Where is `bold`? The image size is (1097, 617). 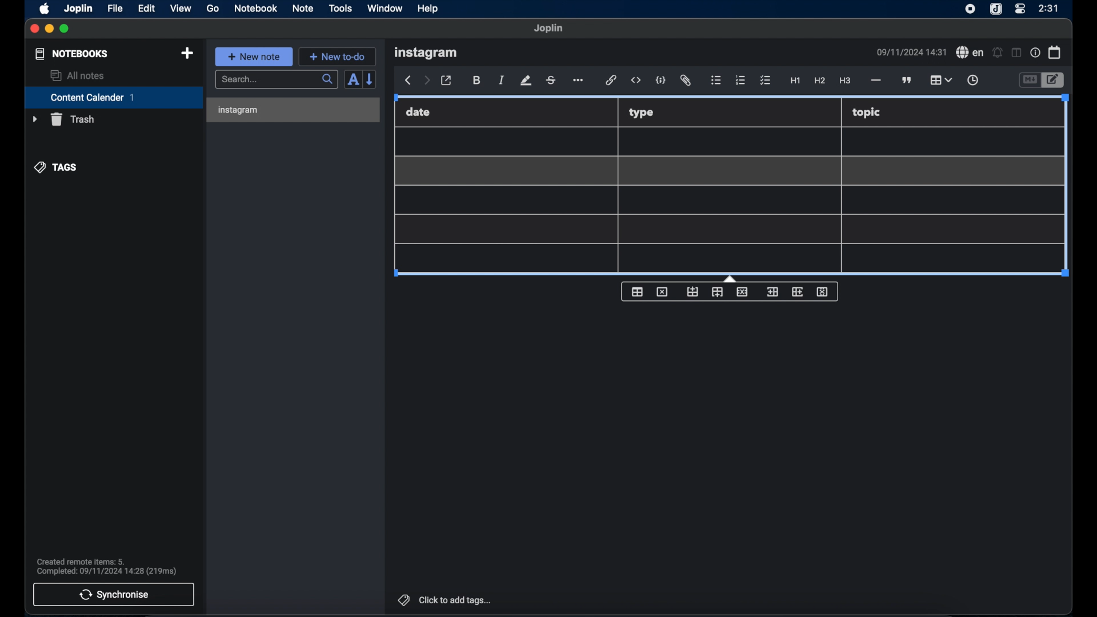 bold is located at coordinates (477, 81).